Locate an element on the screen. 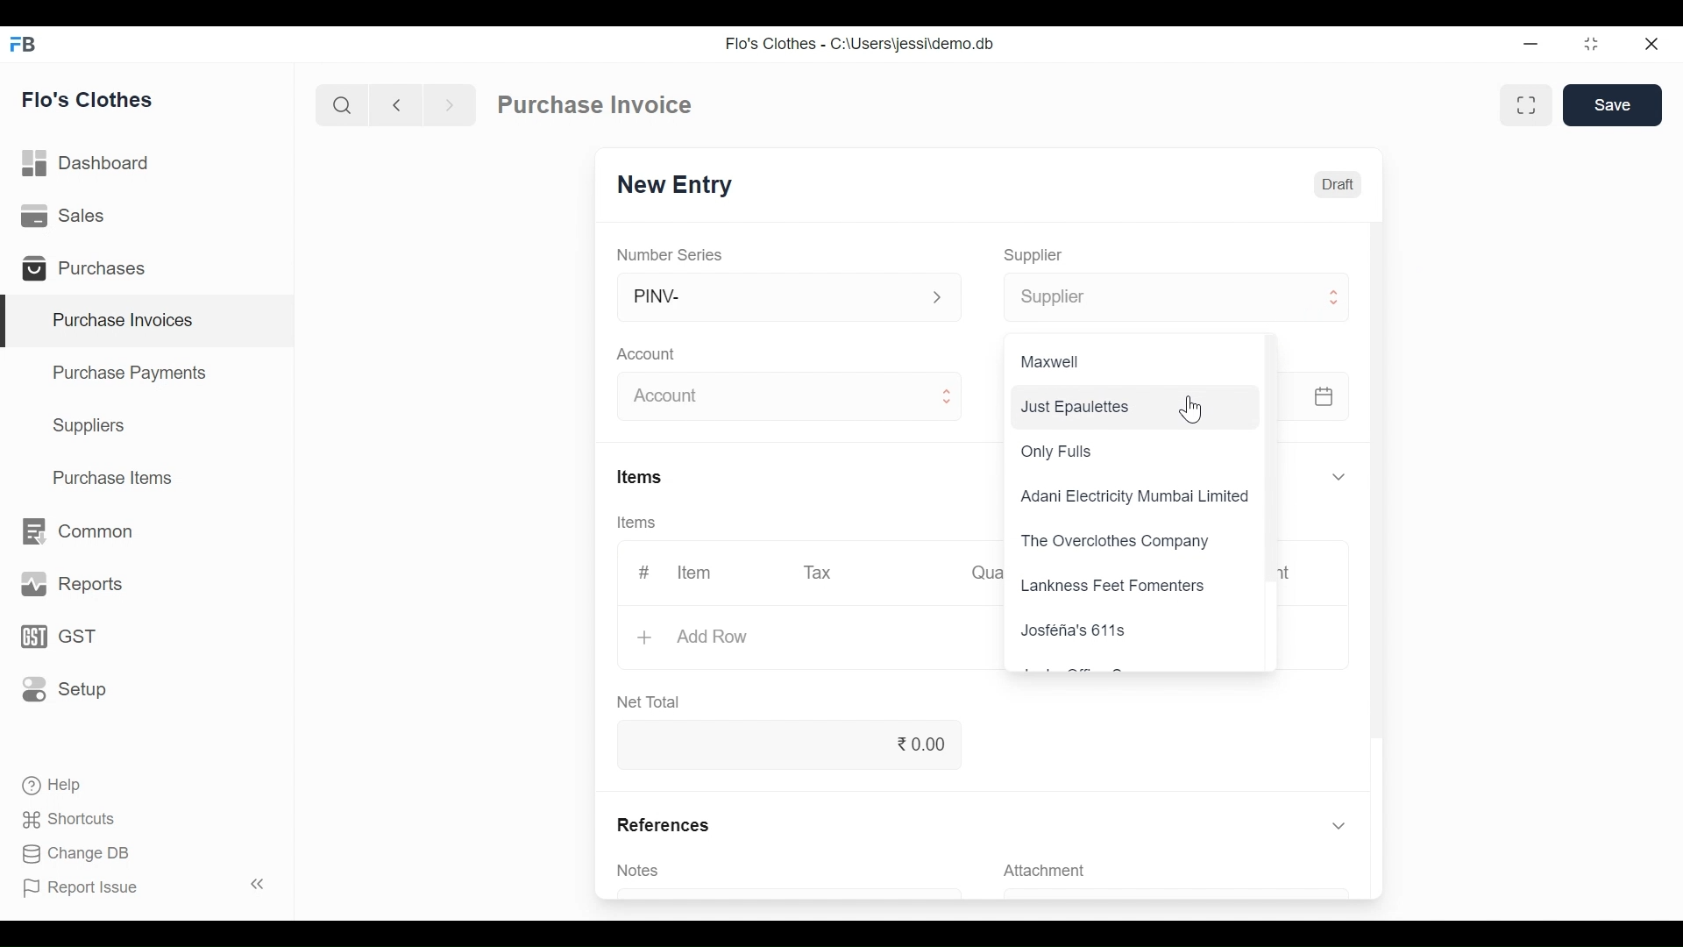  0.00 is located at coordinates (785, 744).